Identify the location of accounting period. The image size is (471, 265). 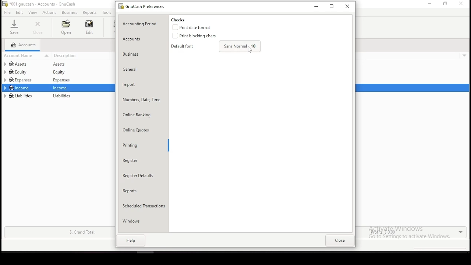
(142, 23).